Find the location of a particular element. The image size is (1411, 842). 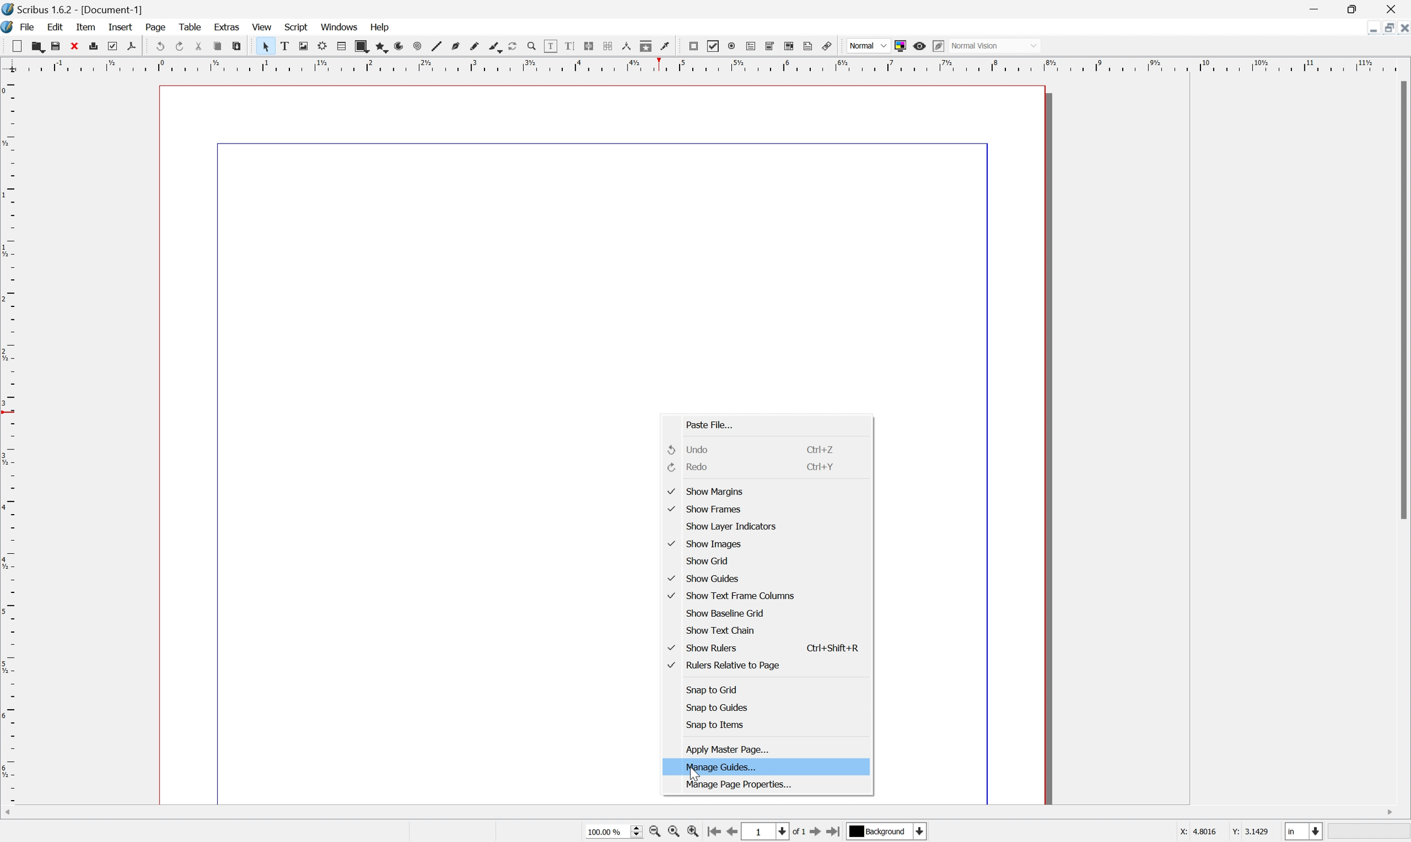

redo is located at coordinates (179, 46).